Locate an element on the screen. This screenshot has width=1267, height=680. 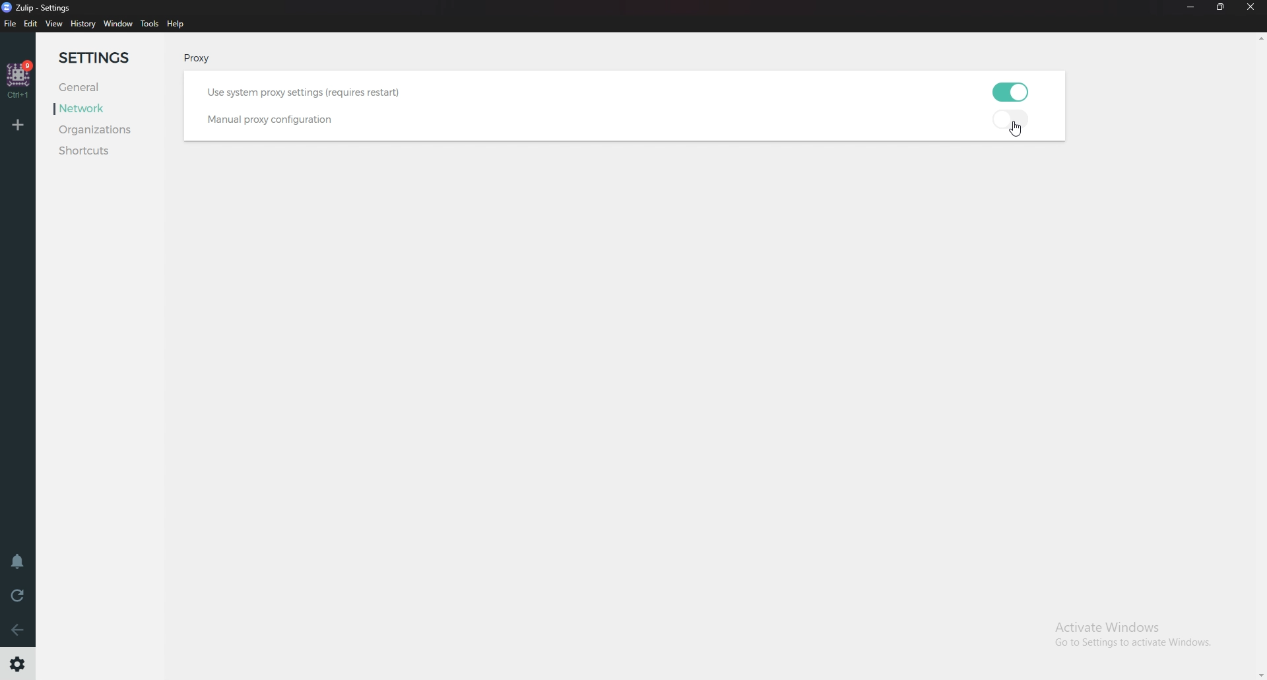
Minimize is located at coordinates (1190, 8).